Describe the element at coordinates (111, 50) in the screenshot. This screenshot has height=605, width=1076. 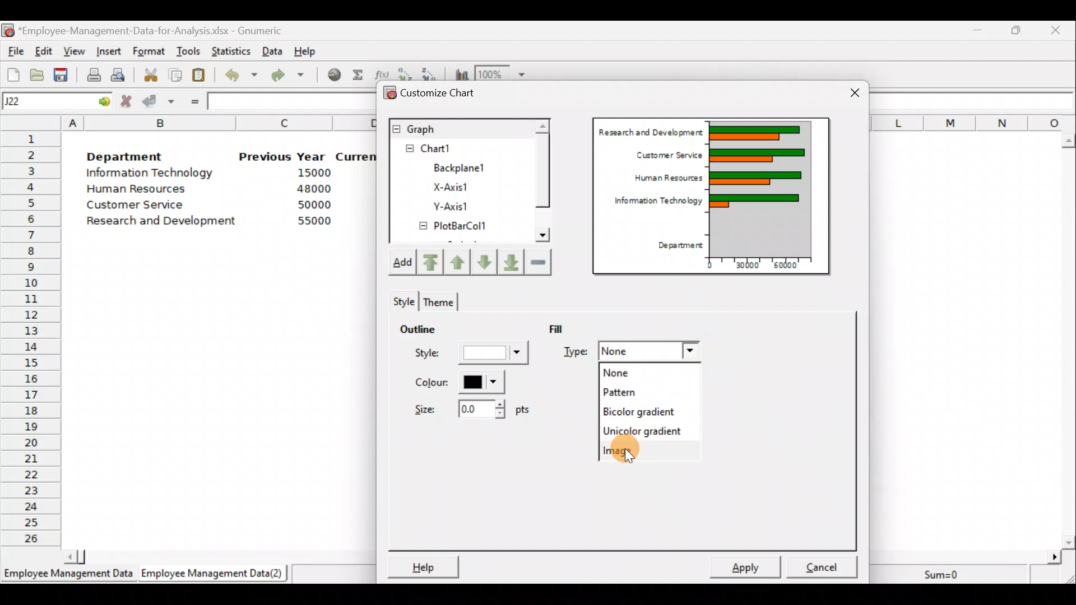
I see `Insert` at that location.